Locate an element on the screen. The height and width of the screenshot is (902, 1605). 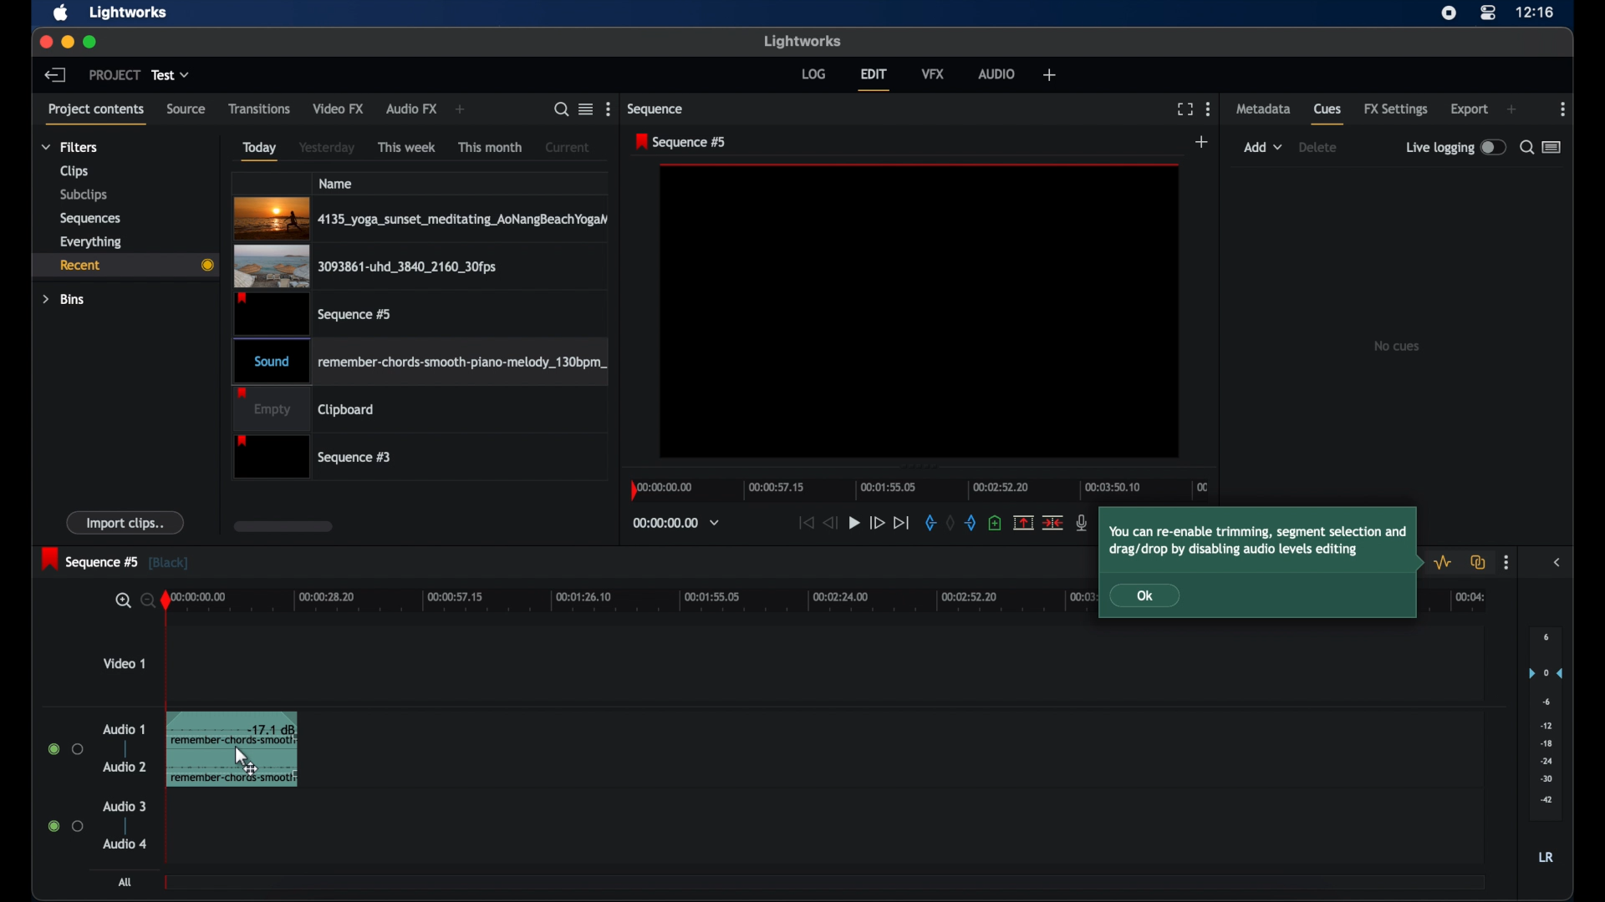
mic is located at coordinates (1083, 523).